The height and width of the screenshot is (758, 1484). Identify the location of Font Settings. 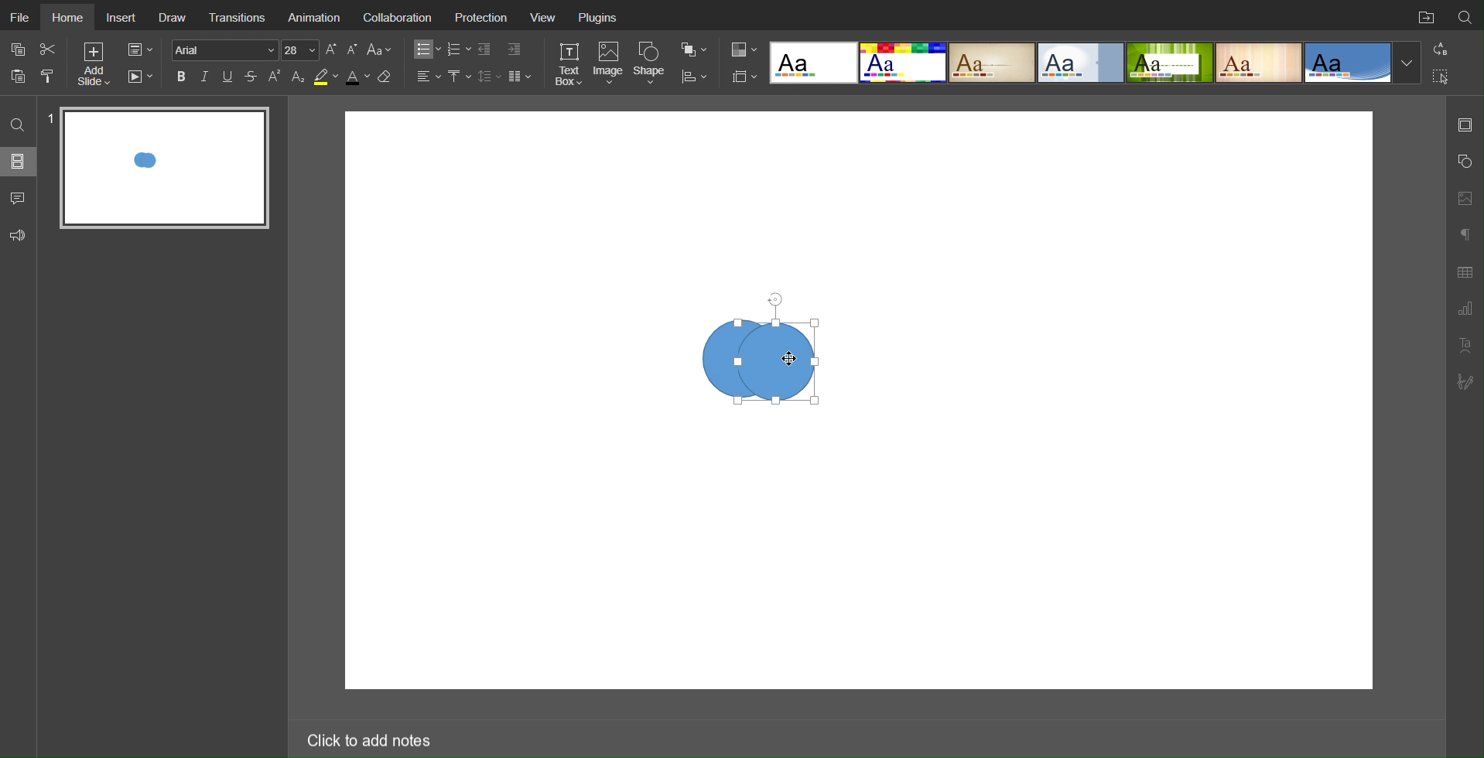
(243, 50).